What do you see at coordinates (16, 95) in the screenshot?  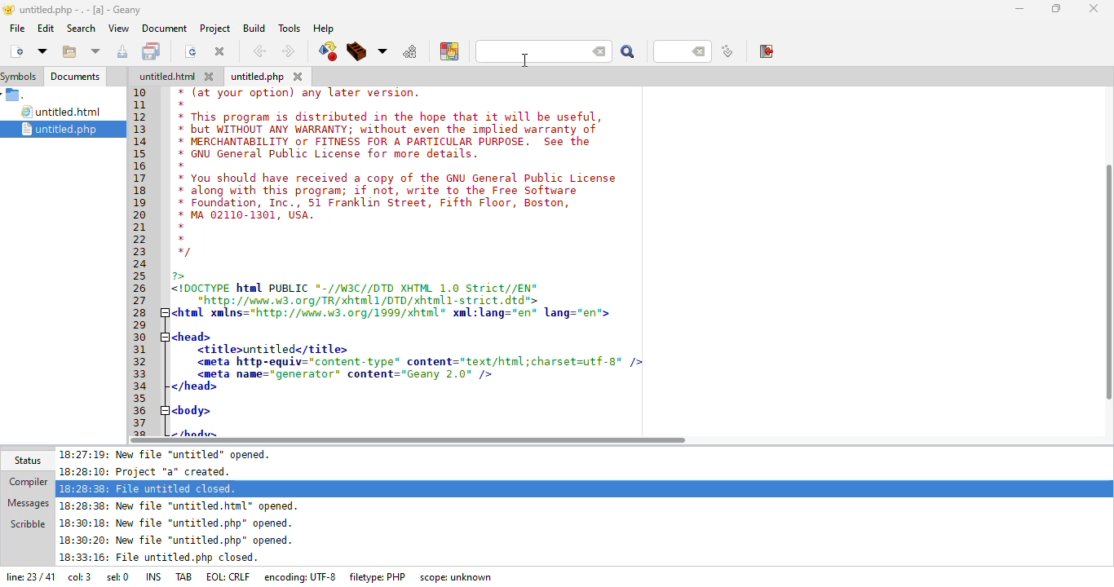 I see `File` at bounding box center [16, 95].